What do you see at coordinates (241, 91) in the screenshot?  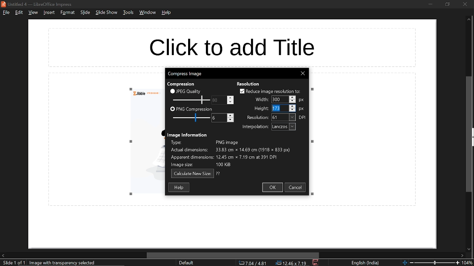 I see `checkbox` at bounding box center [241, 91].